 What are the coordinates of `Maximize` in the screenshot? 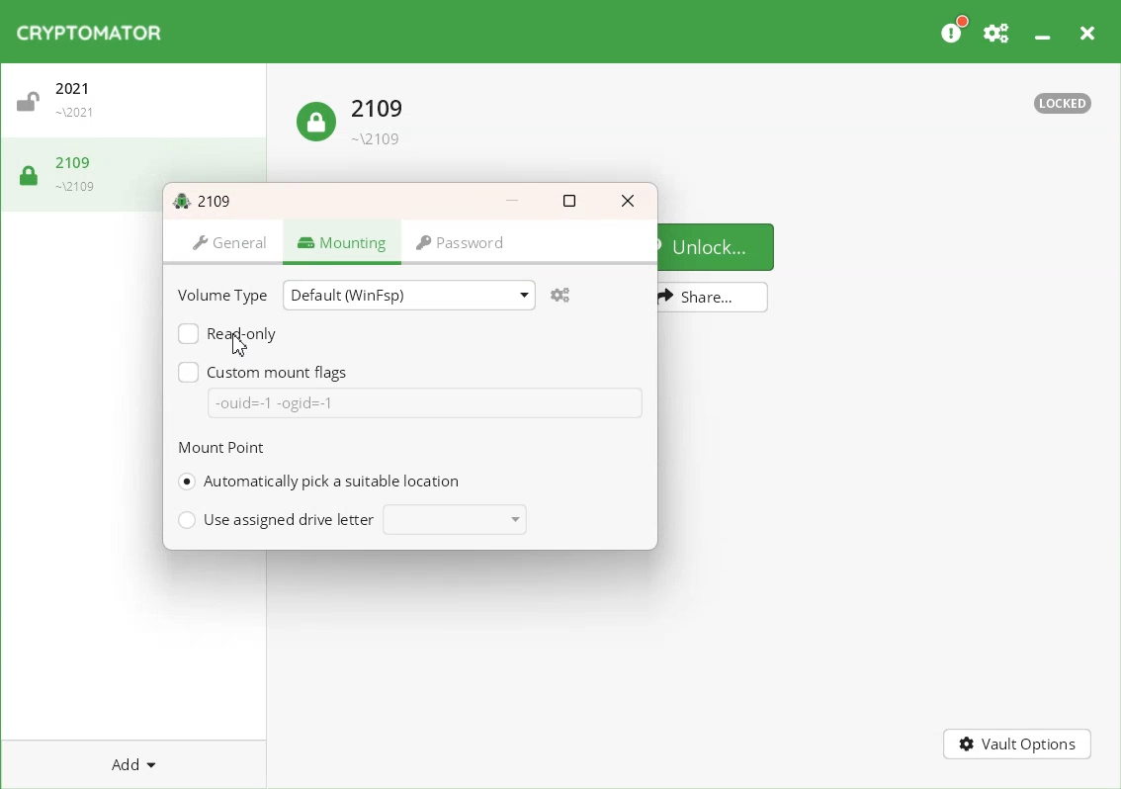 It's located at (570, 201).